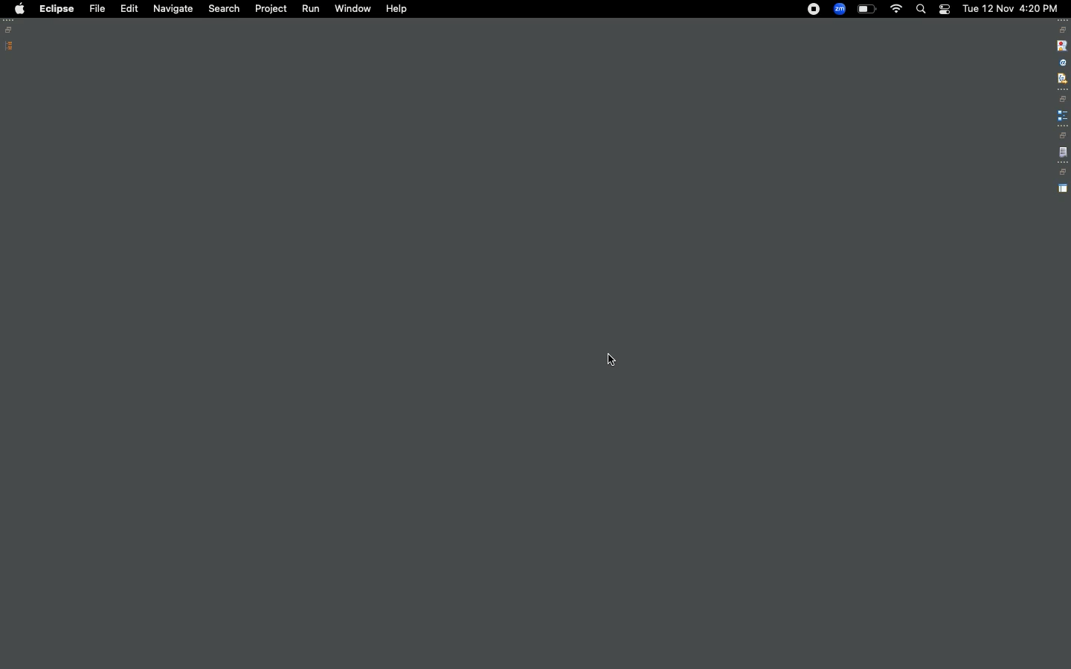 This screenshot has height=669, width=1071. What do you see at coordinates (814, 10) in the screenshot?
I see `Recording` at bounding box center [814, 10].